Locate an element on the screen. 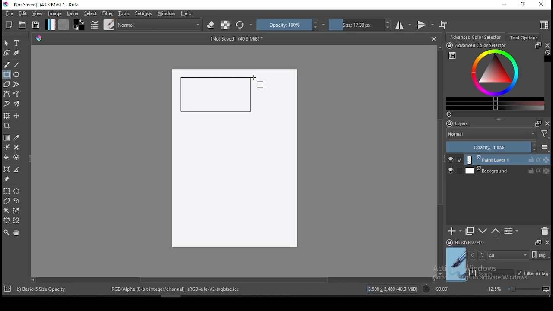 The height and width of the screenshot is (311, 553). new is located at coordinates (9, 25).